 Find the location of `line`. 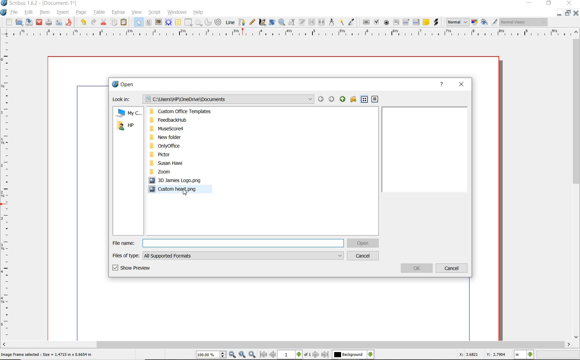

line is located at coordinates (230, 22).